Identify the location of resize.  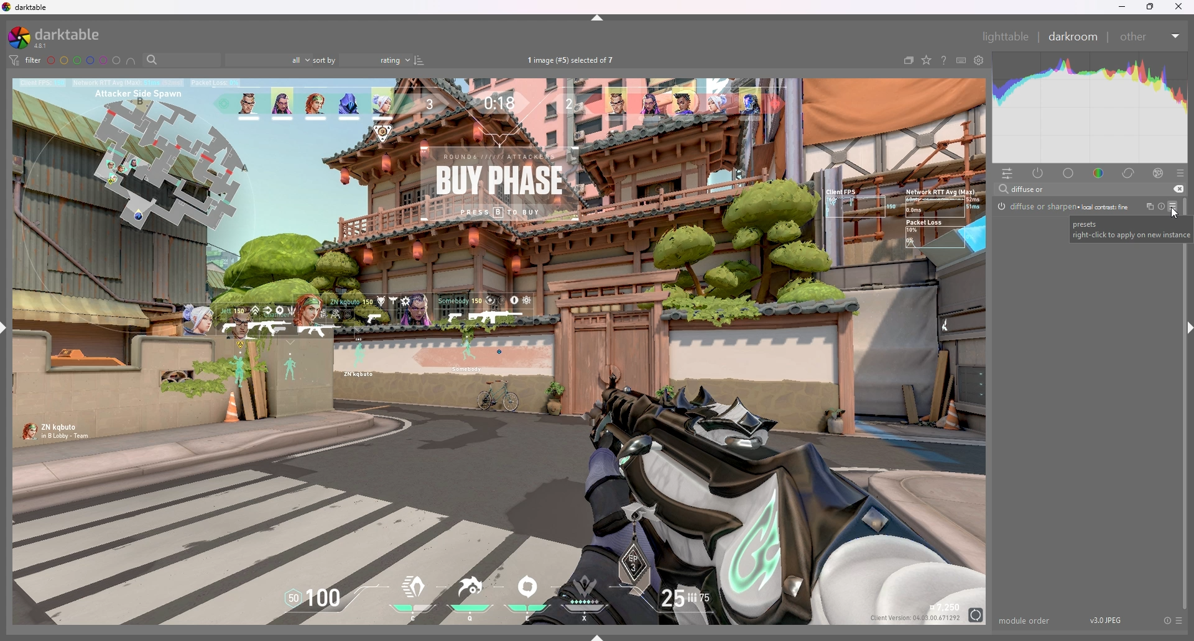
(1150, 6).